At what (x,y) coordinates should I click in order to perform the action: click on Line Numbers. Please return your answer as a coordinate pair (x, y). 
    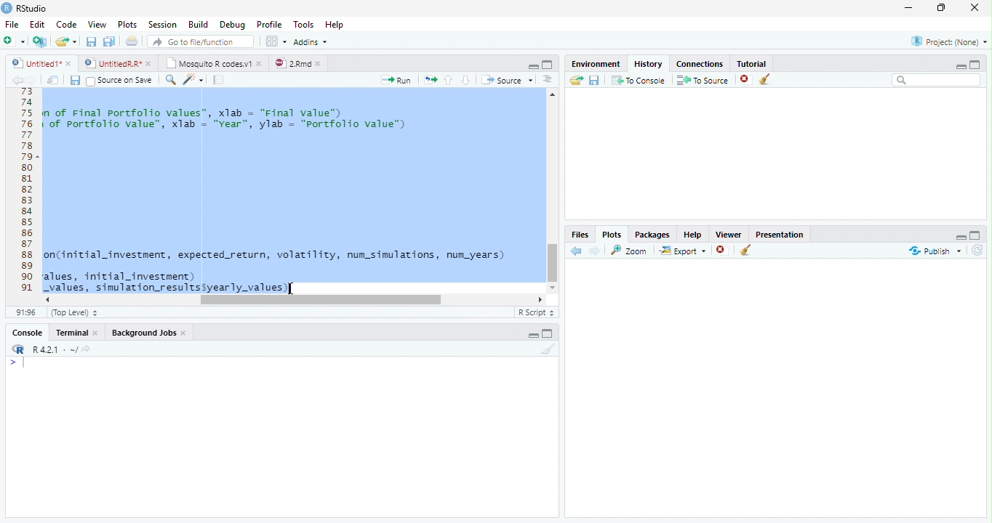
    Looking at the image, I should click on (25, 196).